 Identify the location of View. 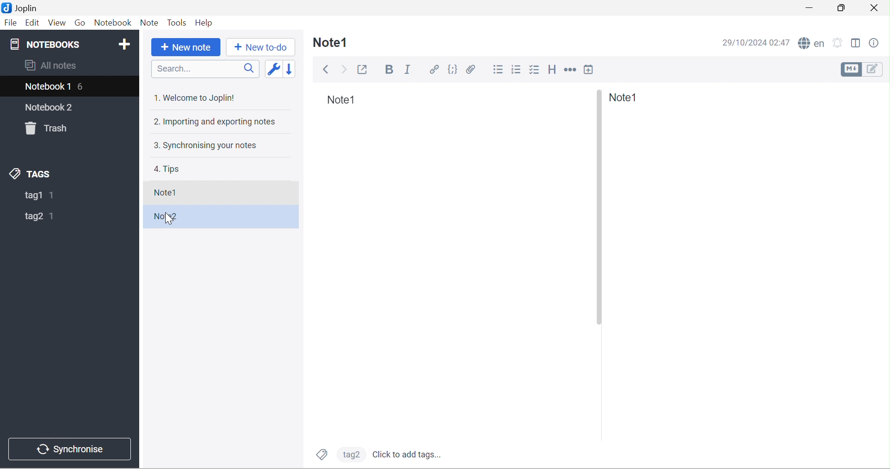
(58, 23).